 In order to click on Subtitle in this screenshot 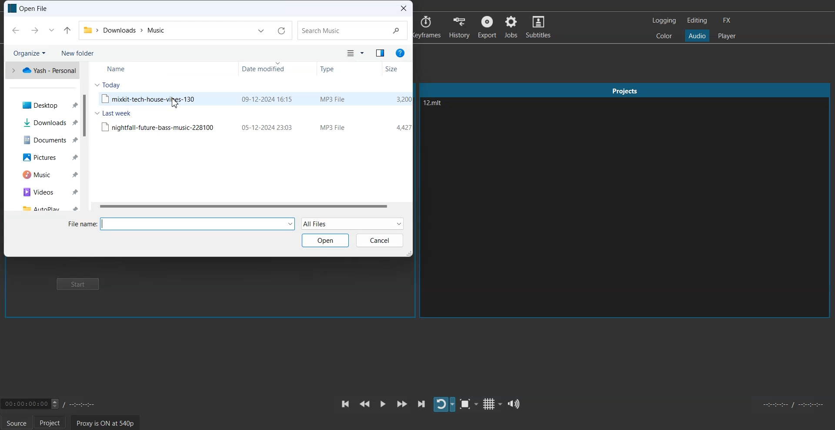, I will do `click(539, 26)`.